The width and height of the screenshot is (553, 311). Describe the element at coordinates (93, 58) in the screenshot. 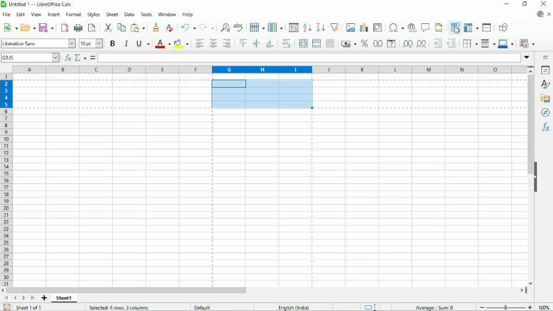

I see `Formula` at that location.